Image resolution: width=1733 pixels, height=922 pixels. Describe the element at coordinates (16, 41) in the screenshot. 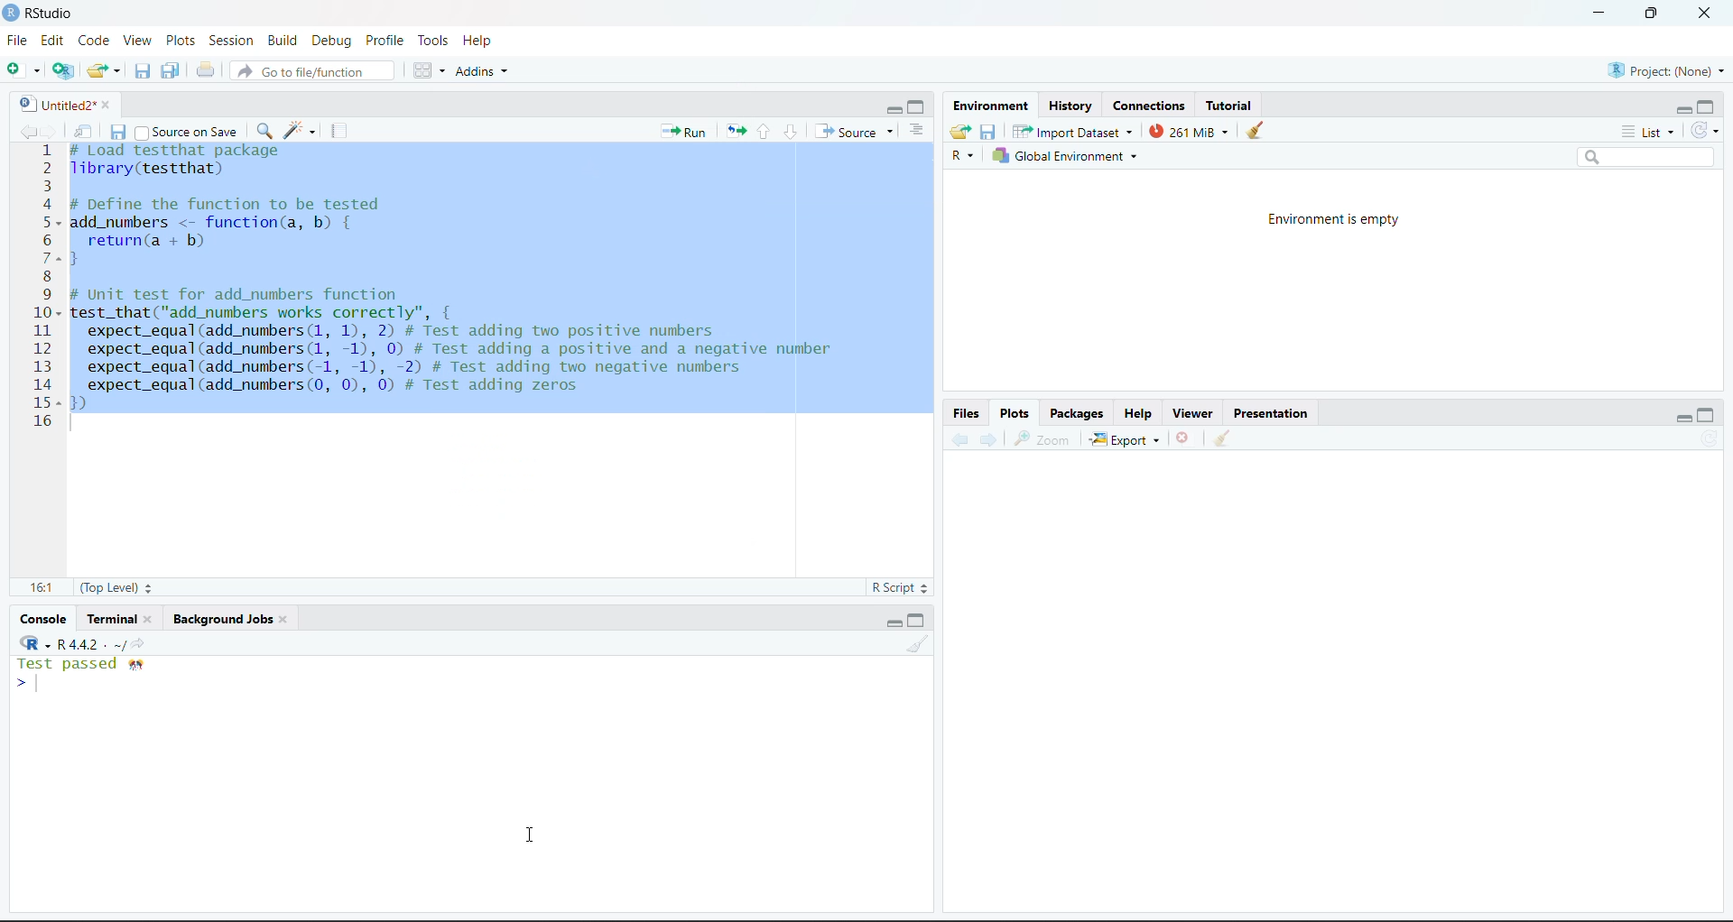

I see `File` at that location.